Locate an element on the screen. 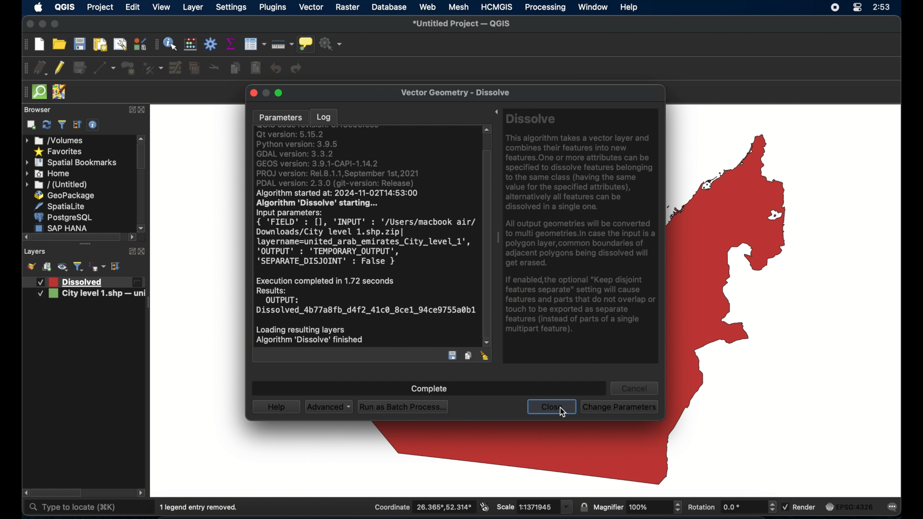  open layout manager is located at coordinates (119, 45).